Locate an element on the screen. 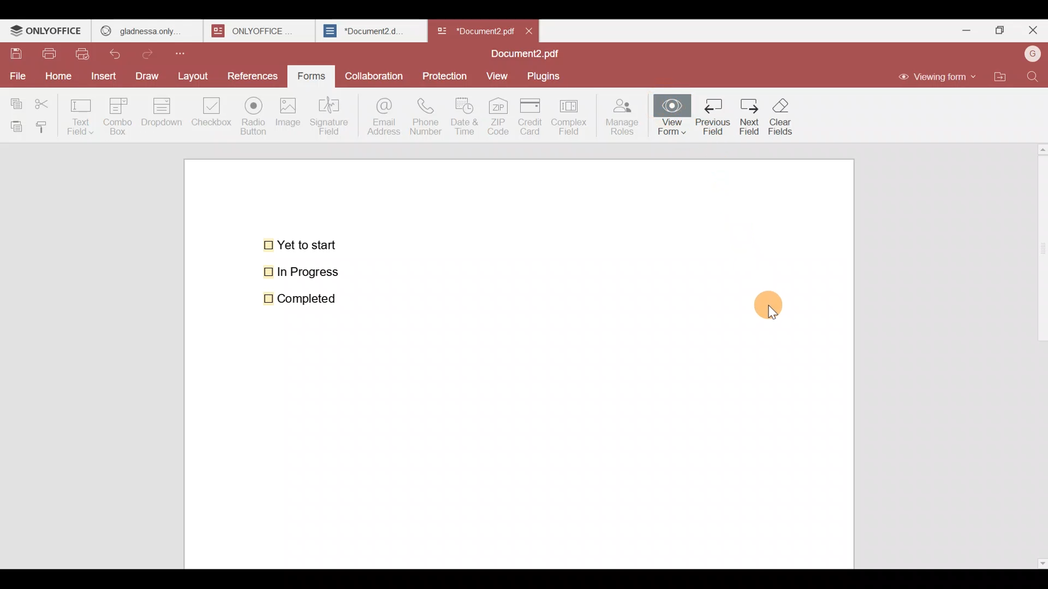  Text field is located at coordinates (82, 113).